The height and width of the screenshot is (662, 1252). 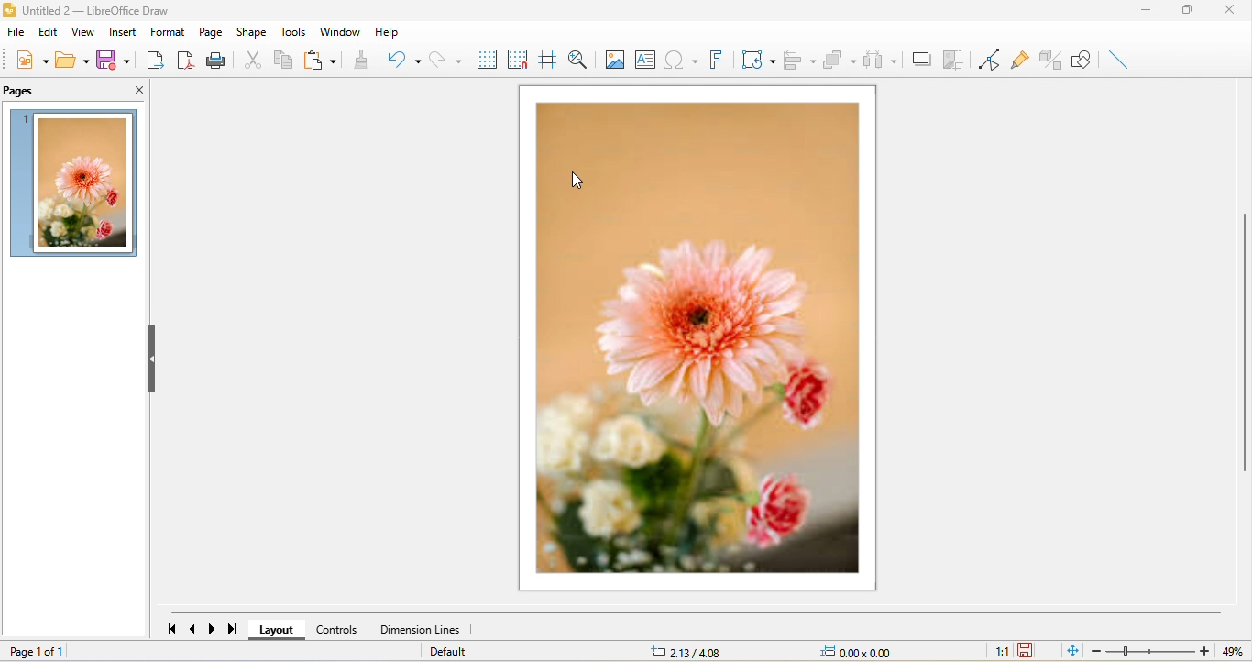 I want to click on insert, so click(x=126, y=30).